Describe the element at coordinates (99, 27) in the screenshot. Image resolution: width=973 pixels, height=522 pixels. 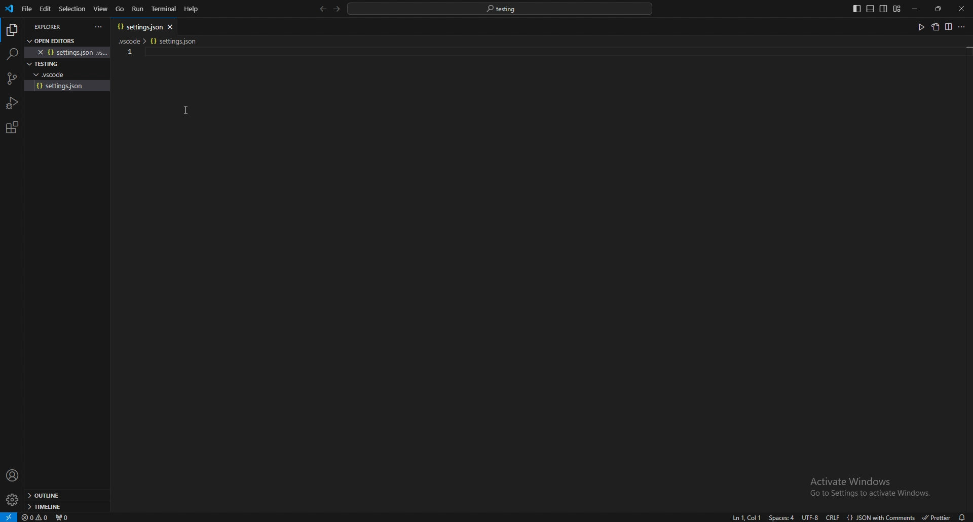
I see `options` at that location.